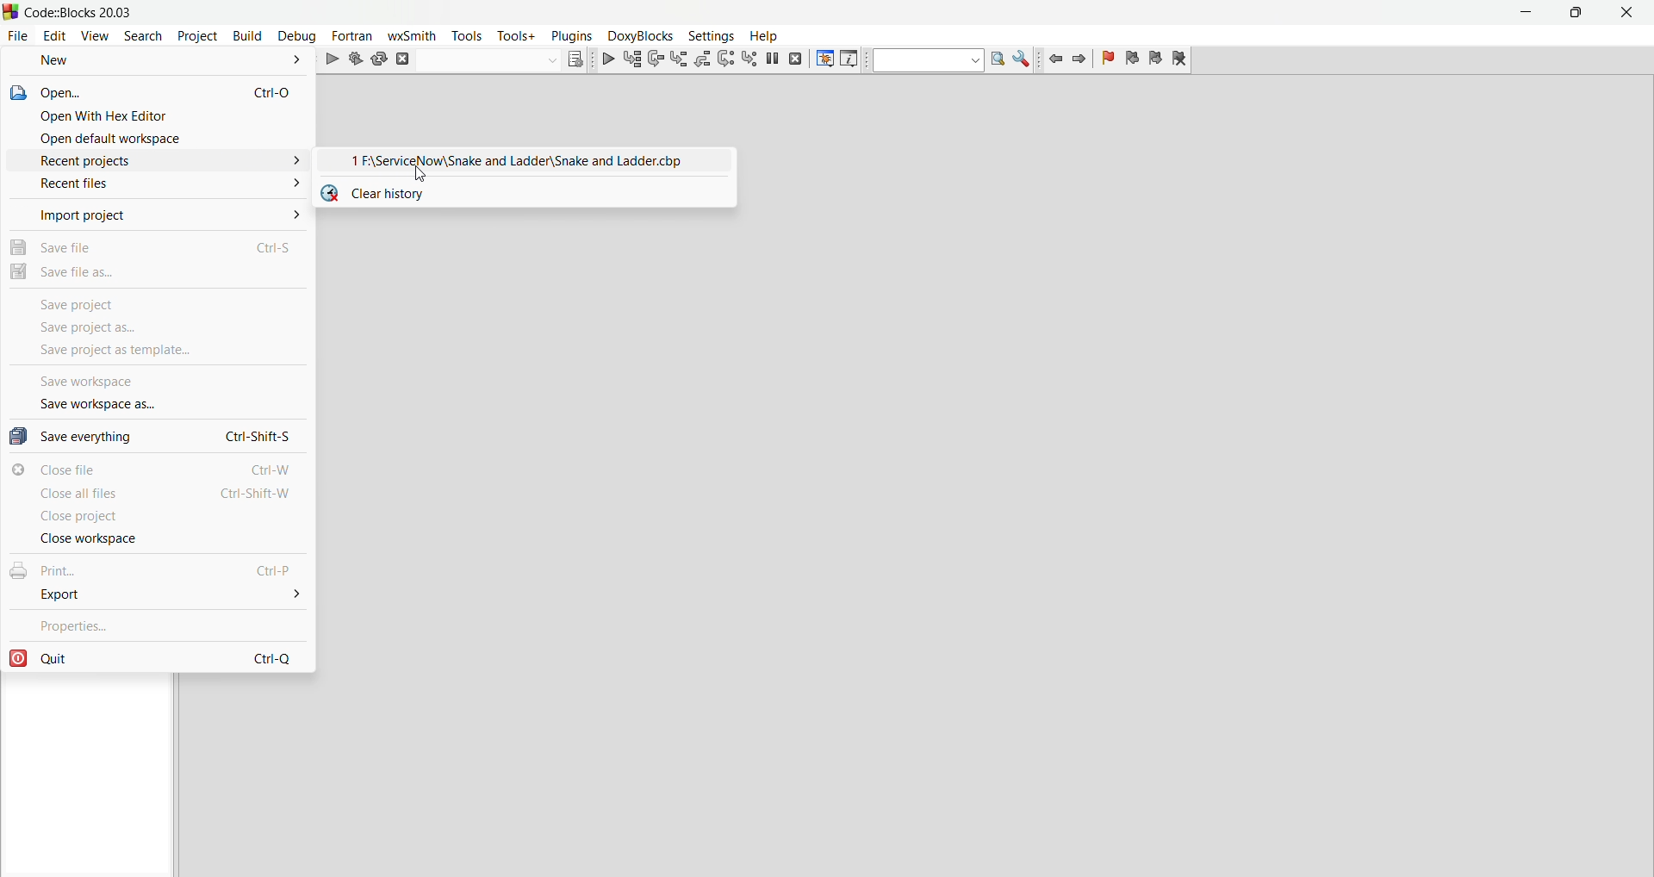 Image resolution: width=1654 pixels, height=877 pixels. Describe the element at coordinates (161, 328) in the screenshot. I see `save project as` at that location.